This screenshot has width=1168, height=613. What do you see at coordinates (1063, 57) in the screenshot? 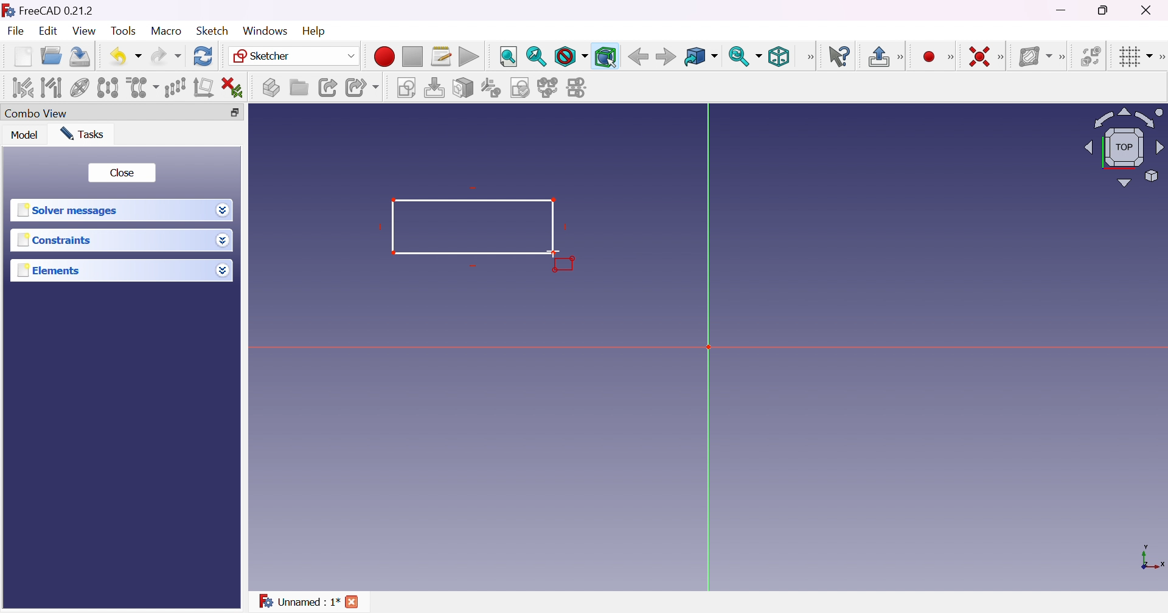
I see `[Sketcher B-spline tools]` at bounding box center [1063, 57].